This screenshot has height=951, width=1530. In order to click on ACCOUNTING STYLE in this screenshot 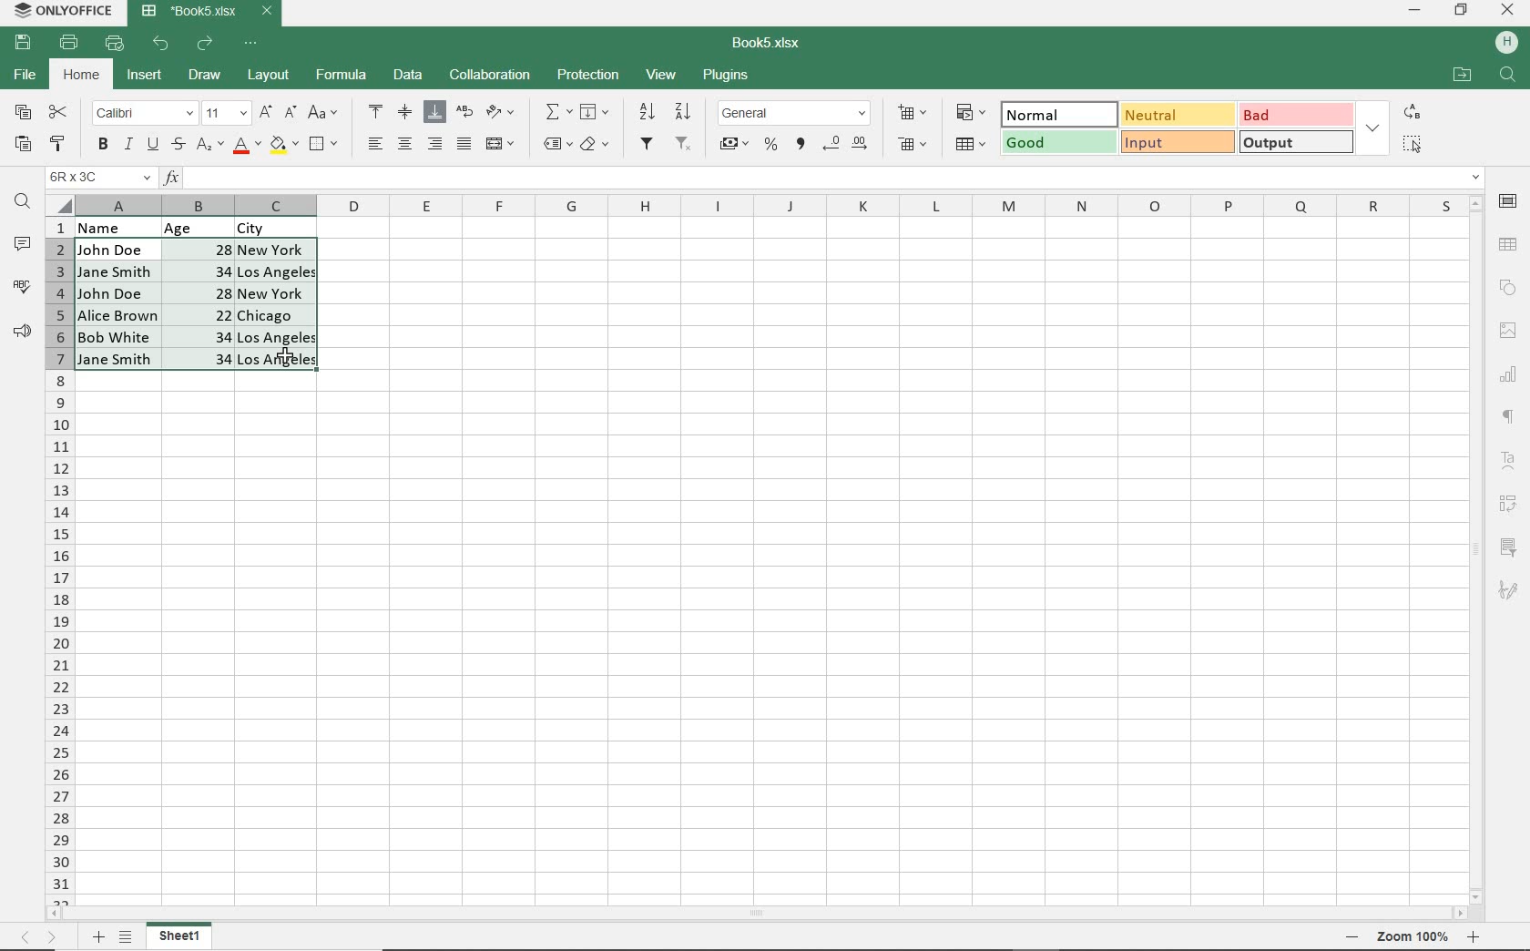, I will do `click(733, 146)`.